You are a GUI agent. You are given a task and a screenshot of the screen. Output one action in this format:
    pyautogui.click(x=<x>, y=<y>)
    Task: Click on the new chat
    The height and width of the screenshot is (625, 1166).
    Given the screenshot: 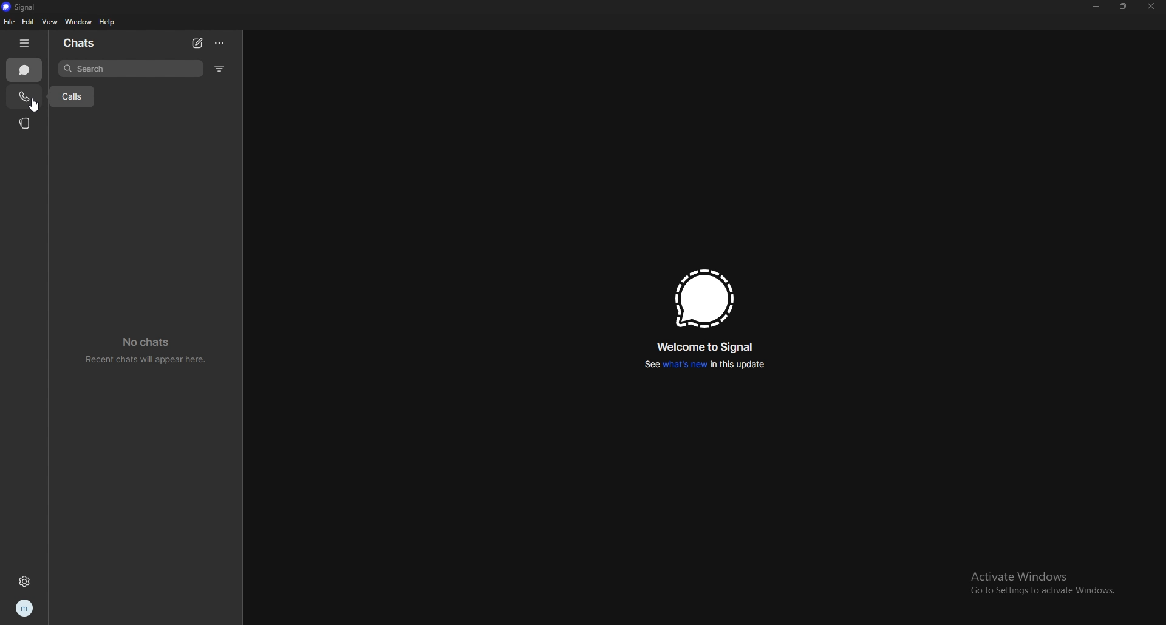 What is the action you would take?
    pyautogui.click(x=197, y=43)
    